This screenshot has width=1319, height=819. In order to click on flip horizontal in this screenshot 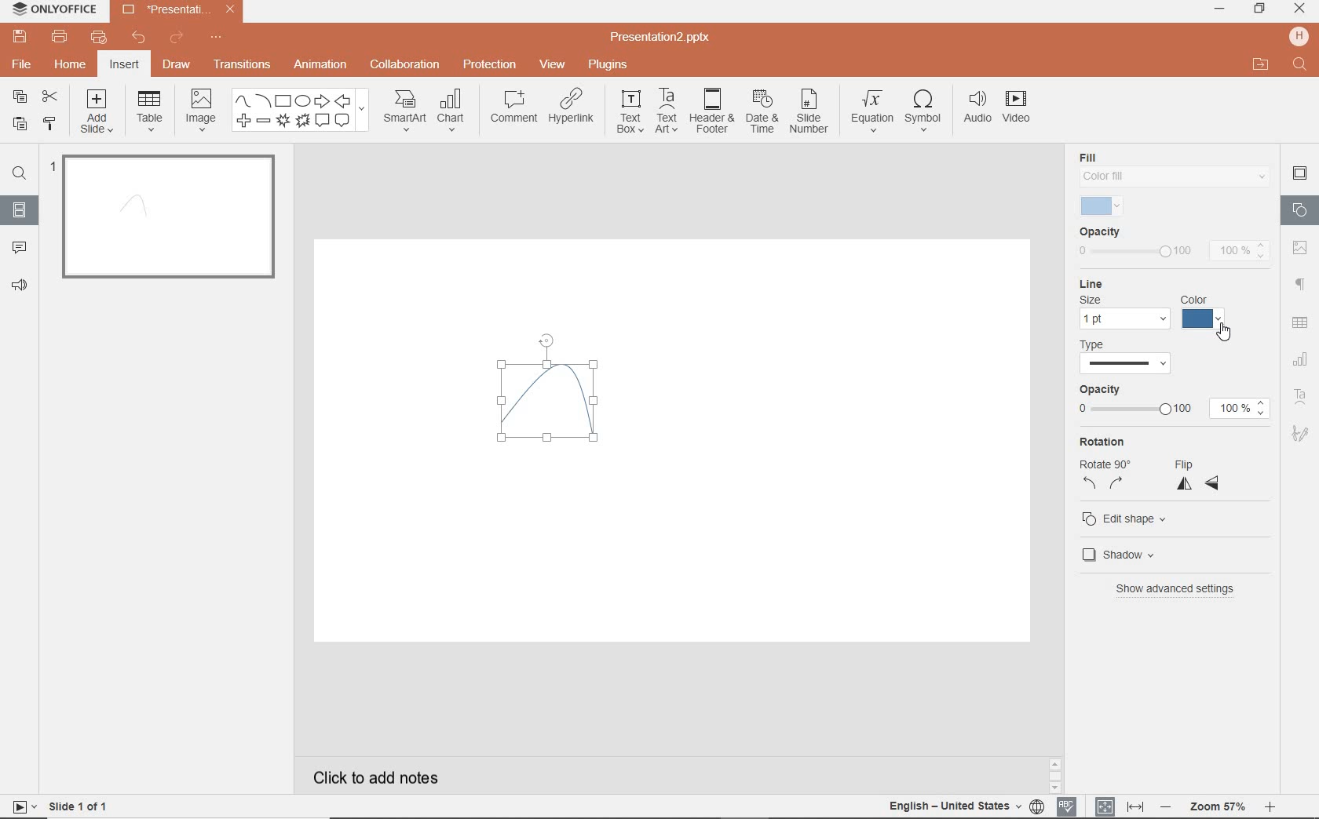, I will do `click(1217, 485)`.